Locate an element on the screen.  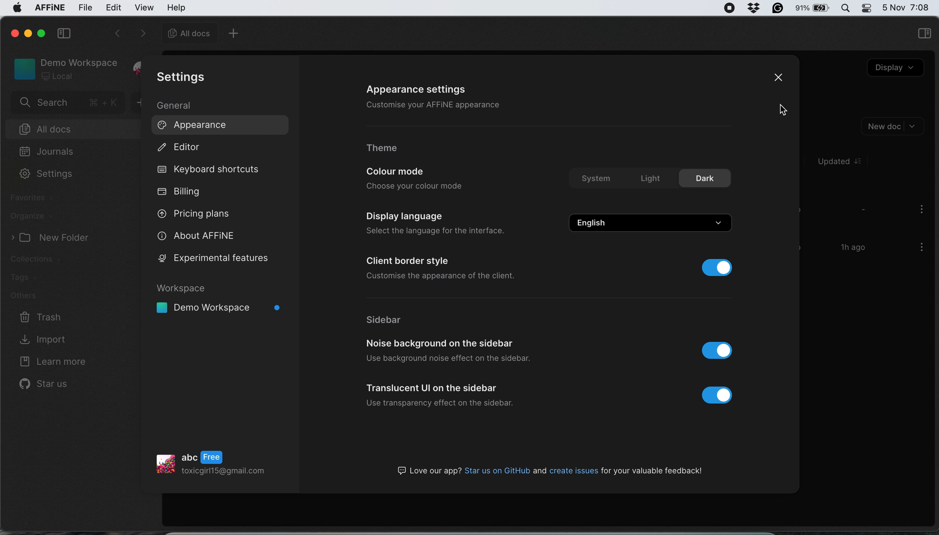
use transparency effect on the sidebar is located at coordinates (443, 402).